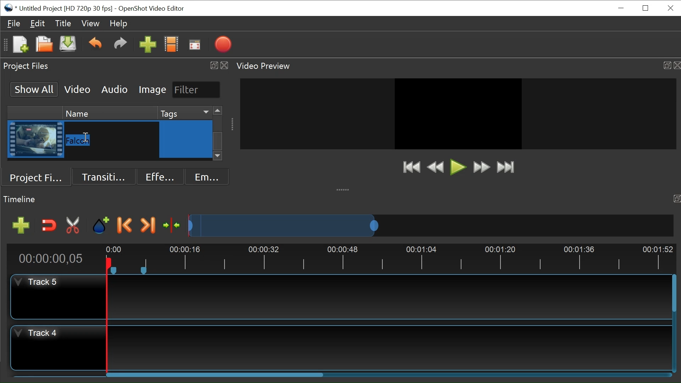 This screenshot has width=681, height=383. What do you see at coordinates (14, 23) in the screenshot?
I see `Files` at bounding box center [14, 23].